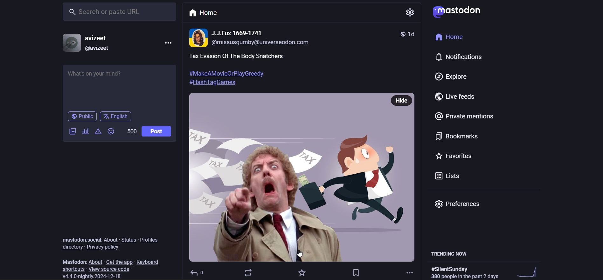 The height and width of the screenshot is (280, 603). What do you see at coordinates (409, 271) in the screenshot?
I see `more` at bounding box center [409, 271].